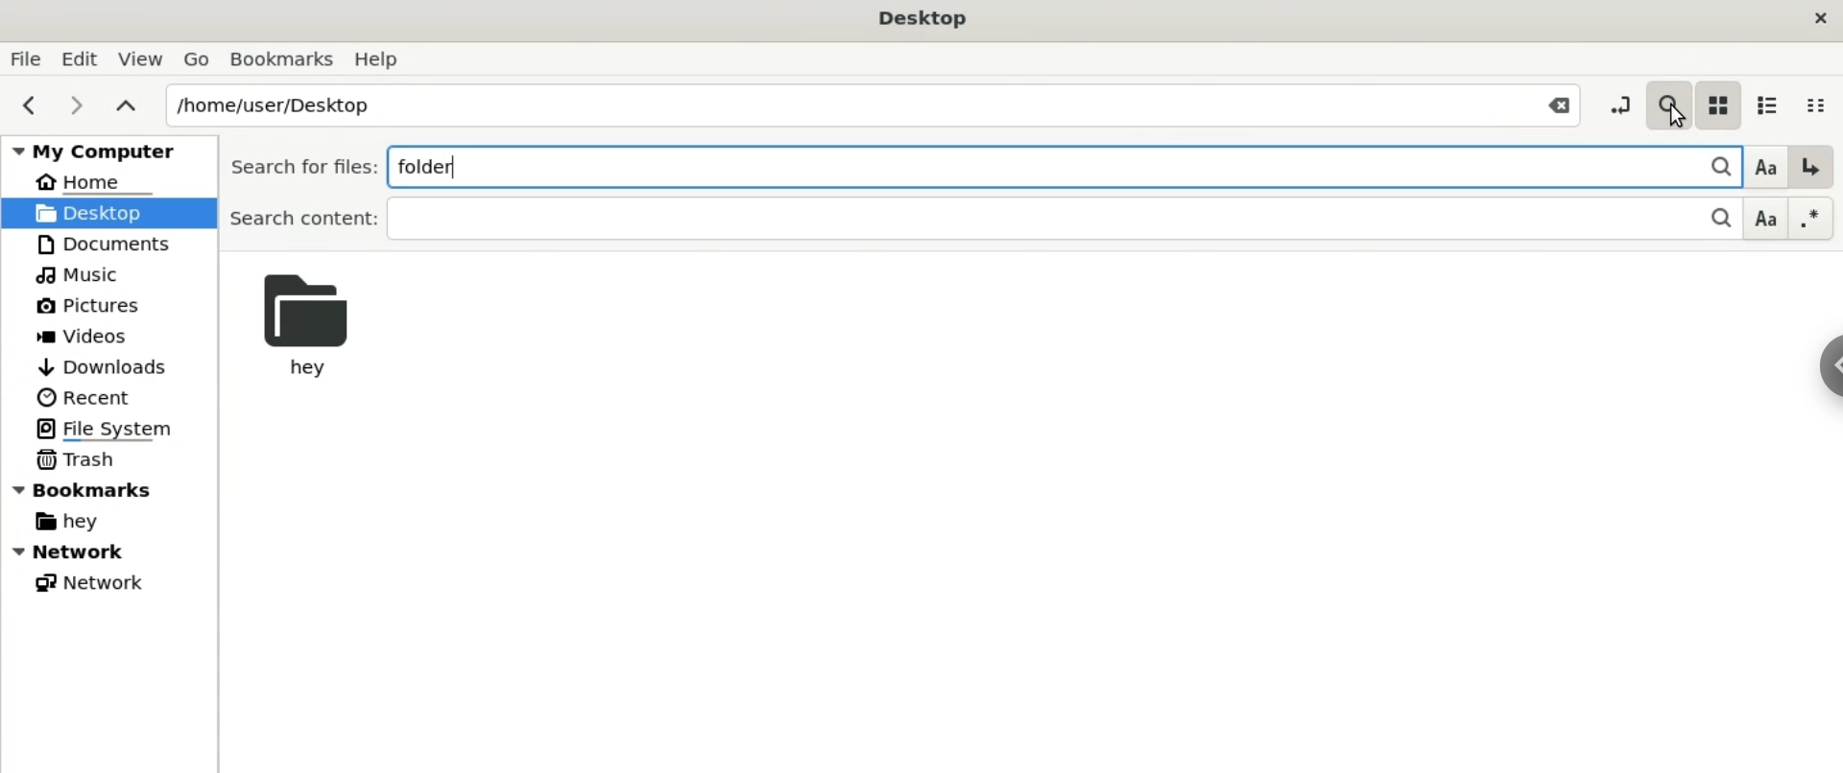 The height and width of the screenshot is (773, 1843). I want to click on Previous, so click(25, 105).